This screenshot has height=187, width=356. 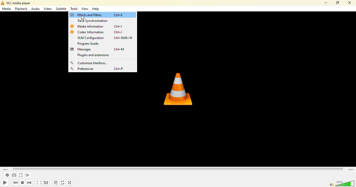 What do you see at coordinates (346, 183) in the screenshot?
I see `volume adjust 100%` at bounding box center [346, 183].